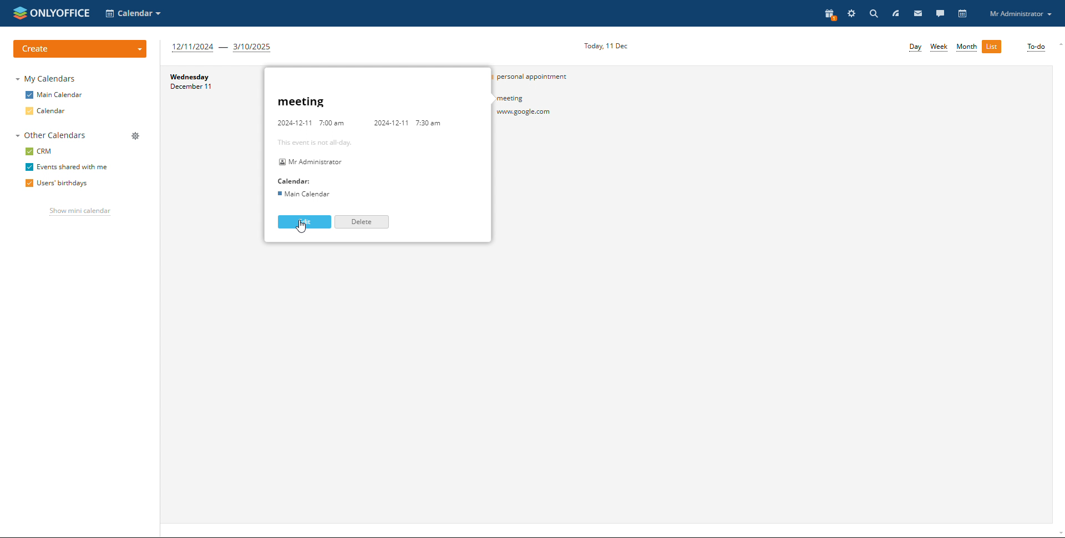 Image resolution: width=1065 pixels, height=538 pixels. I want to click on my calendars, so click(47, 79).